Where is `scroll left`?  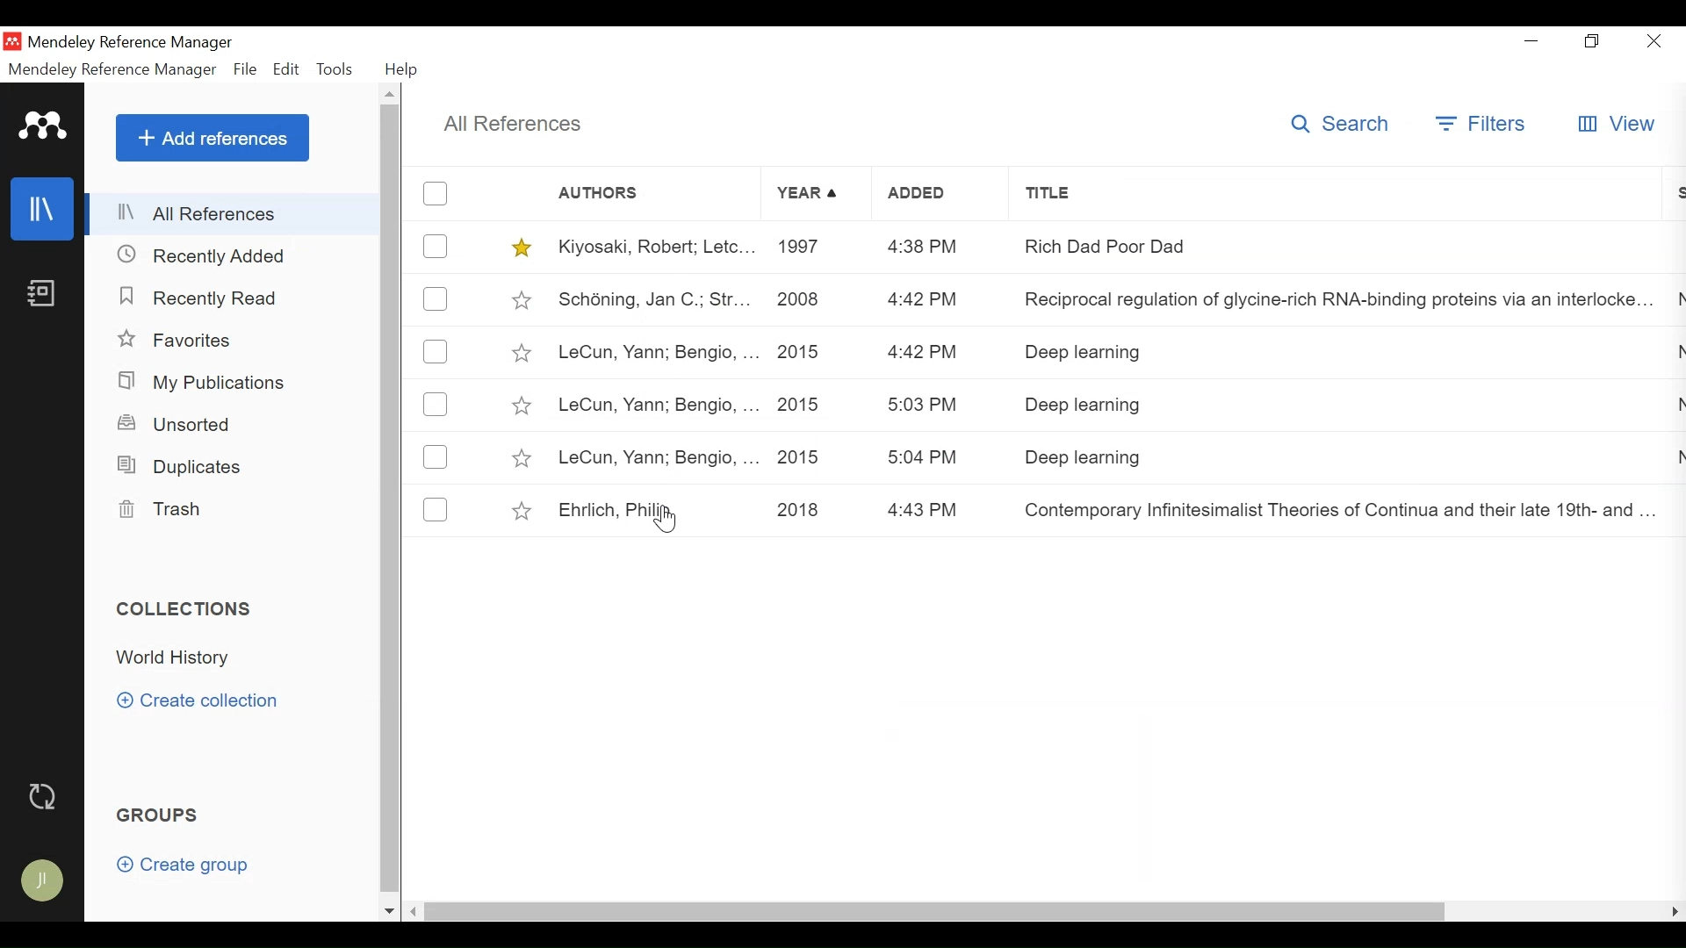
scroll left is located at coordinates (414, 911).